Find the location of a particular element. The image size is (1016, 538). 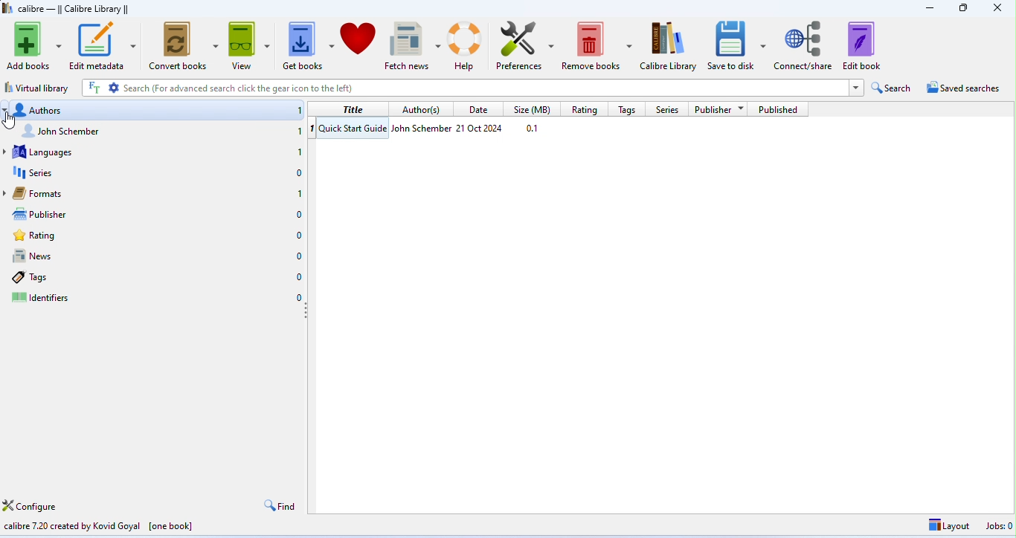

maximize is located at coordinates (962, 10).